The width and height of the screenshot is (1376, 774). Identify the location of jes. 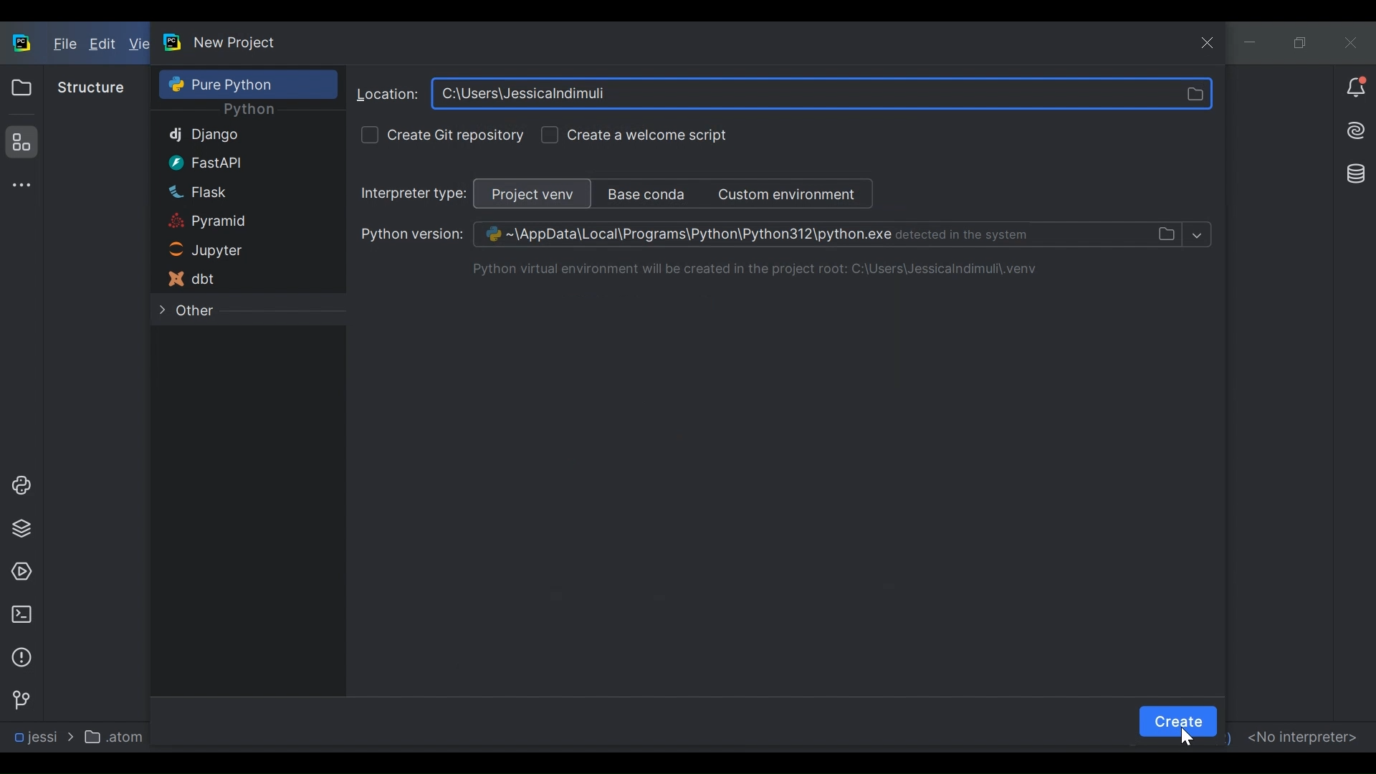
(33, 737).